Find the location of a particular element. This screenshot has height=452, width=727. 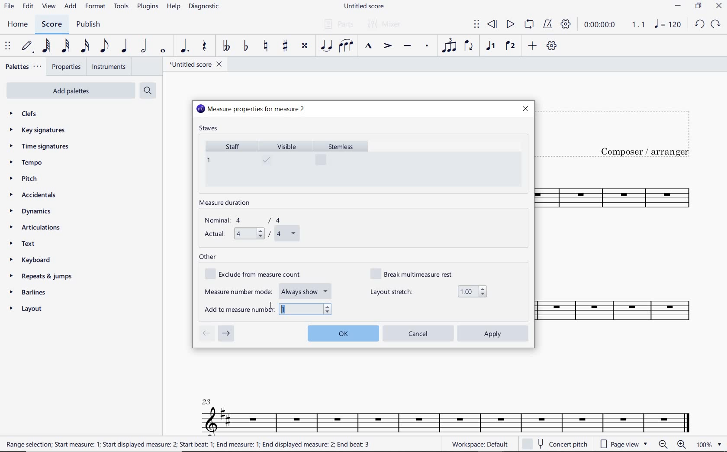

MINIMIZE is located at coordinates (679, 7).